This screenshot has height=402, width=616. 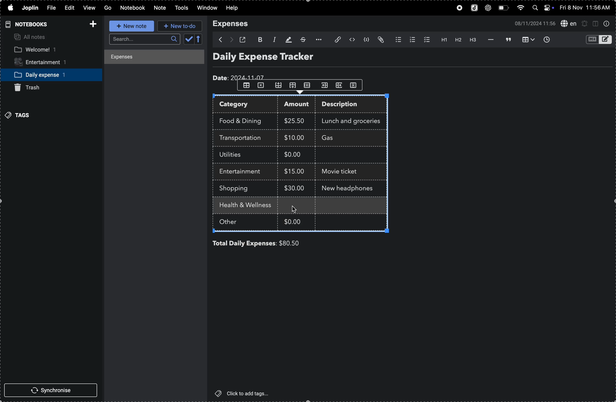 What do you see at coordinates (248, 206) in the screenshot?
I see `health and wellness` at bounding box center [248, 206].